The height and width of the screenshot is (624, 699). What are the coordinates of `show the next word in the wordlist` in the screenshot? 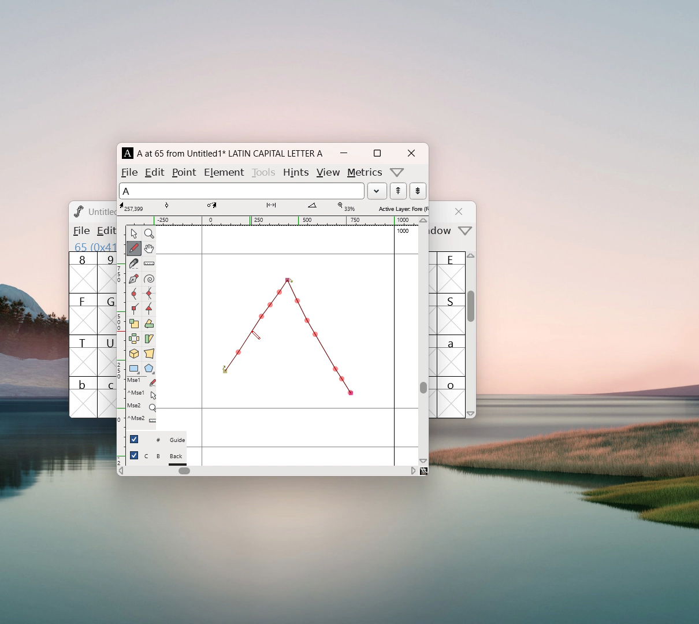 It's located at (398, 192).